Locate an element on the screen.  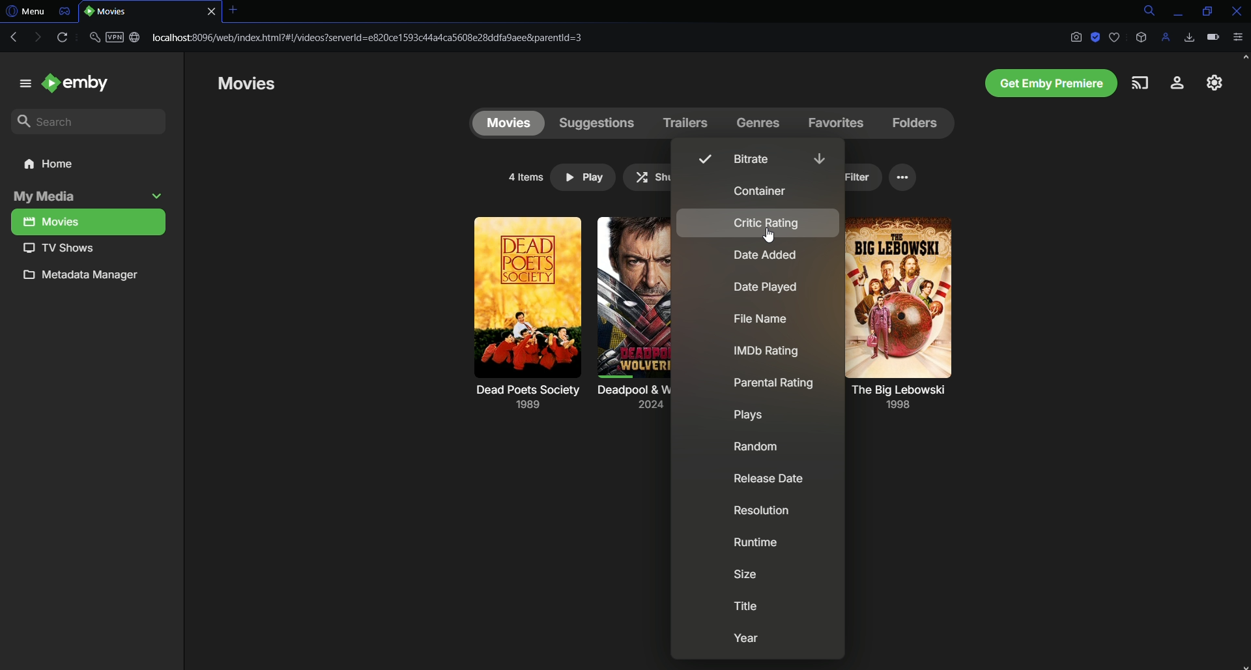
Search is located at coordinates (1142, 10).